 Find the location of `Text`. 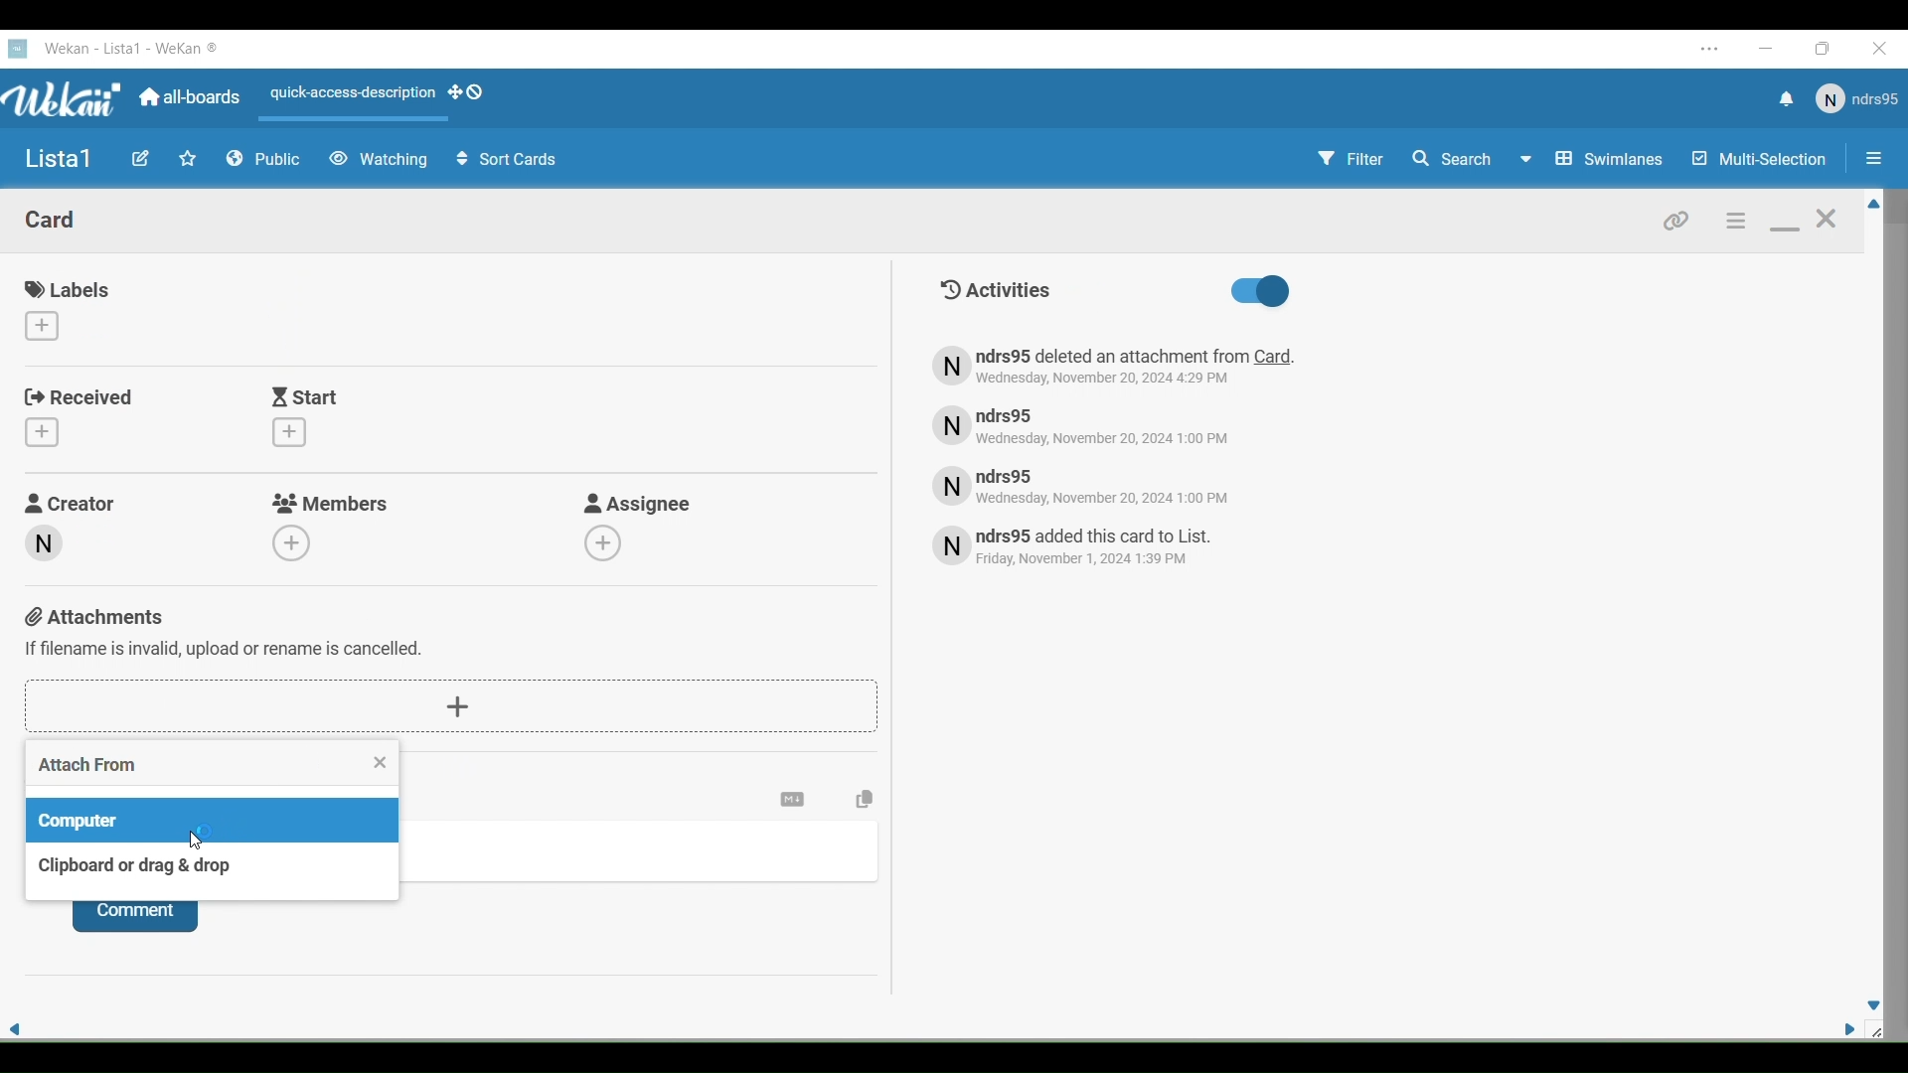

Text is located at coordinates (1096, 424).